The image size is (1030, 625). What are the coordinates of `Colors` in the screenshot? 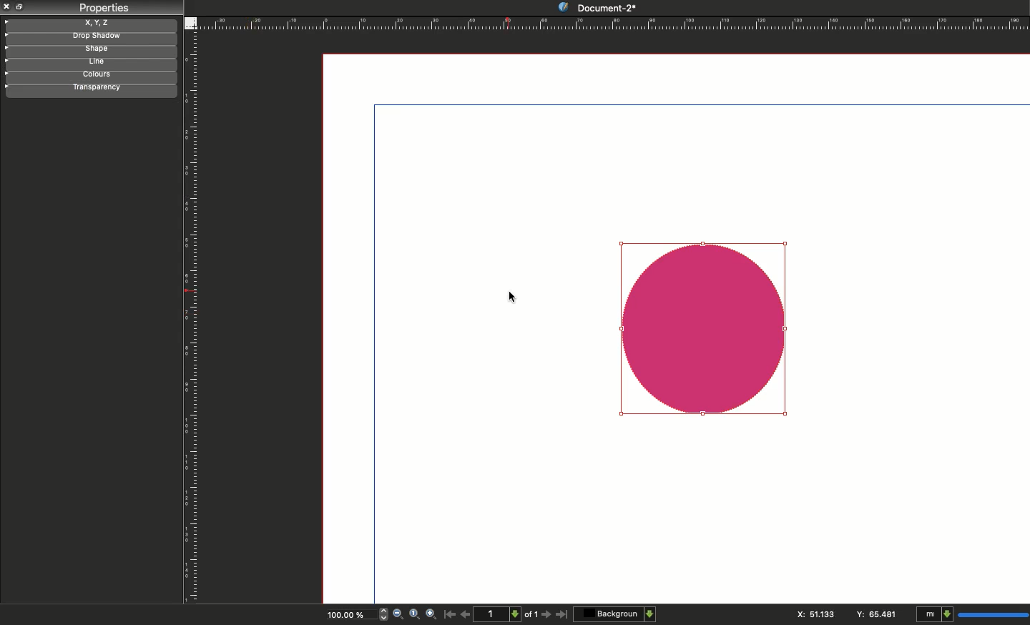 It's located at (90, 76).